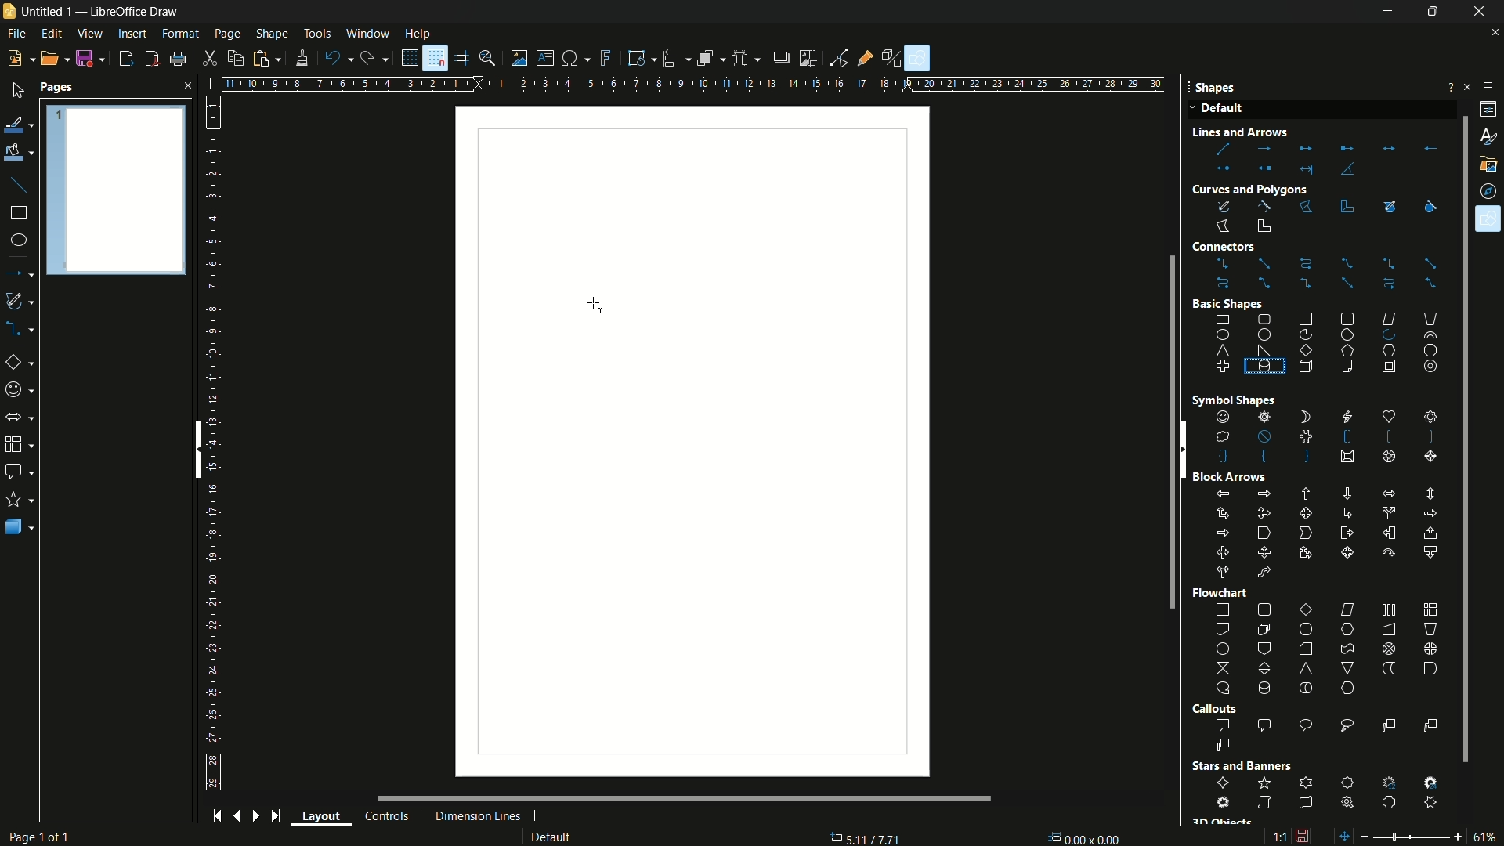 This screenshot has height=846, width=1504. Describe the element at coordinates (1488, 219) in the screenshot. I see `shapes` at that location.